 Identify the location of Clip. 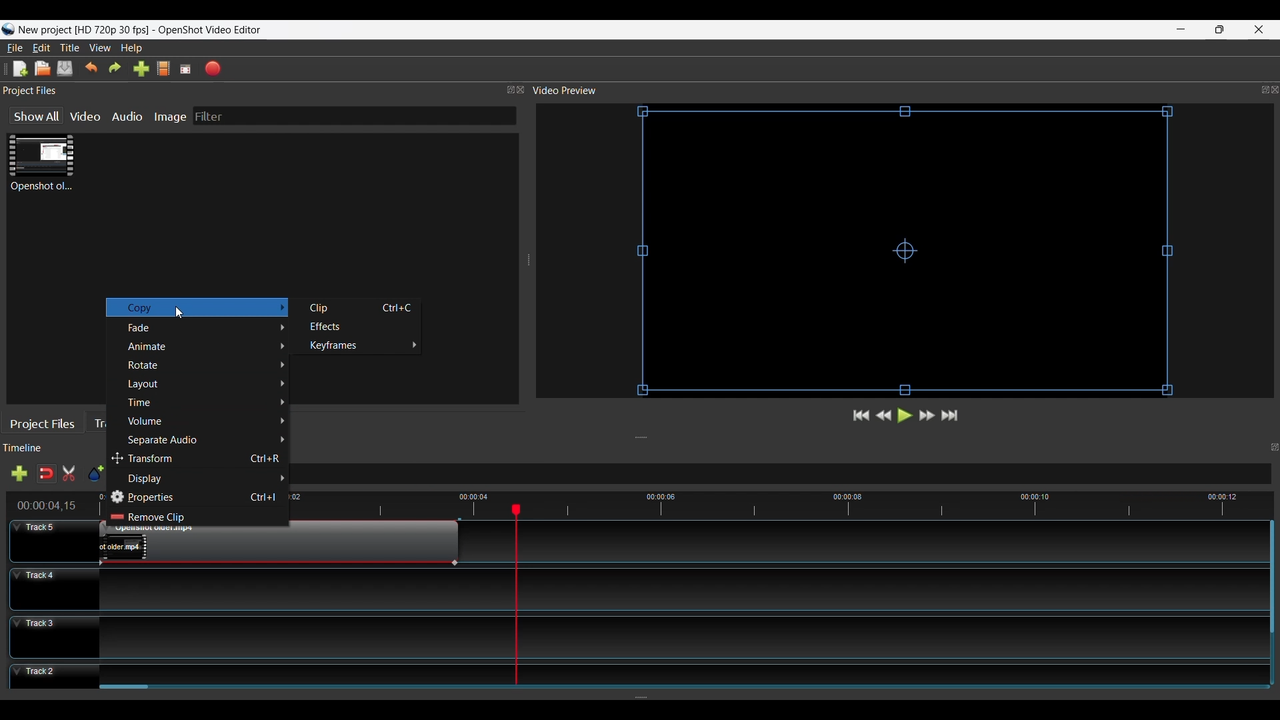
(41, 163).